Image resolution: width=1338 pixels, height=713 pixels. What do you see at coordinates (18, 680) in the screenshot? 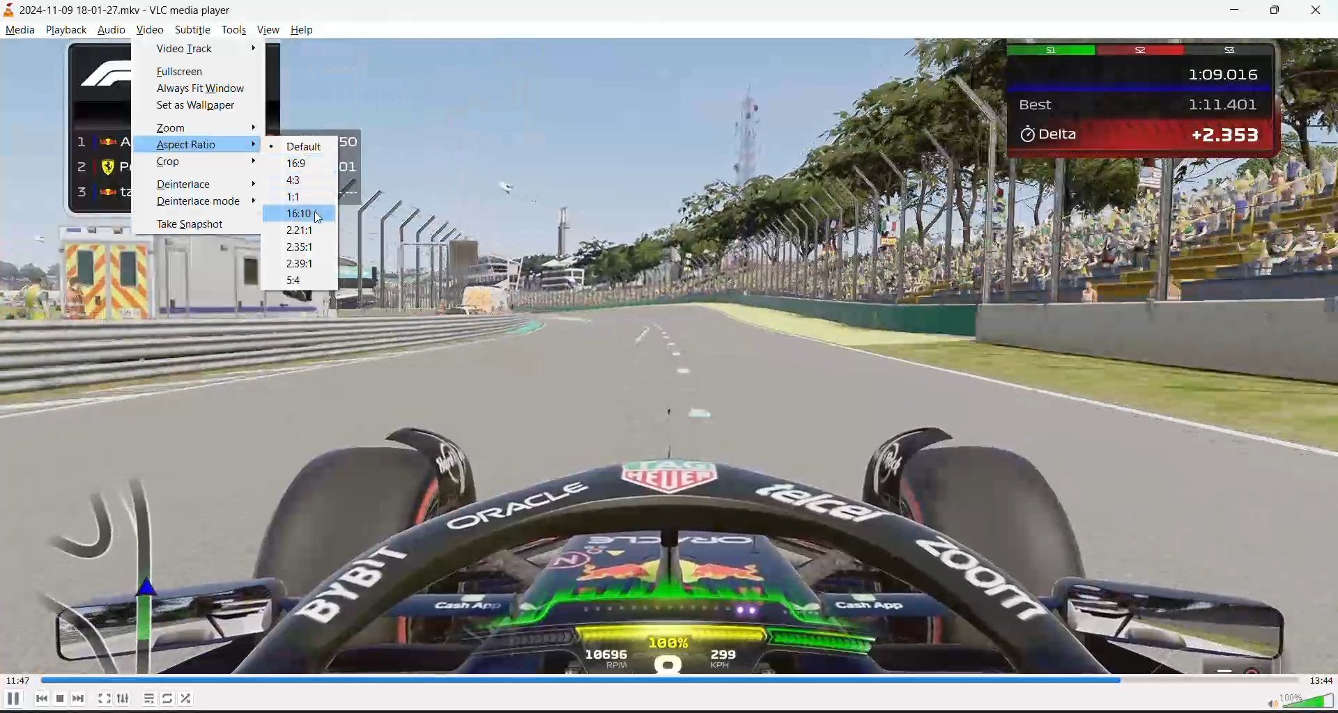
I see `current track time` at bounding box center [18, 680].